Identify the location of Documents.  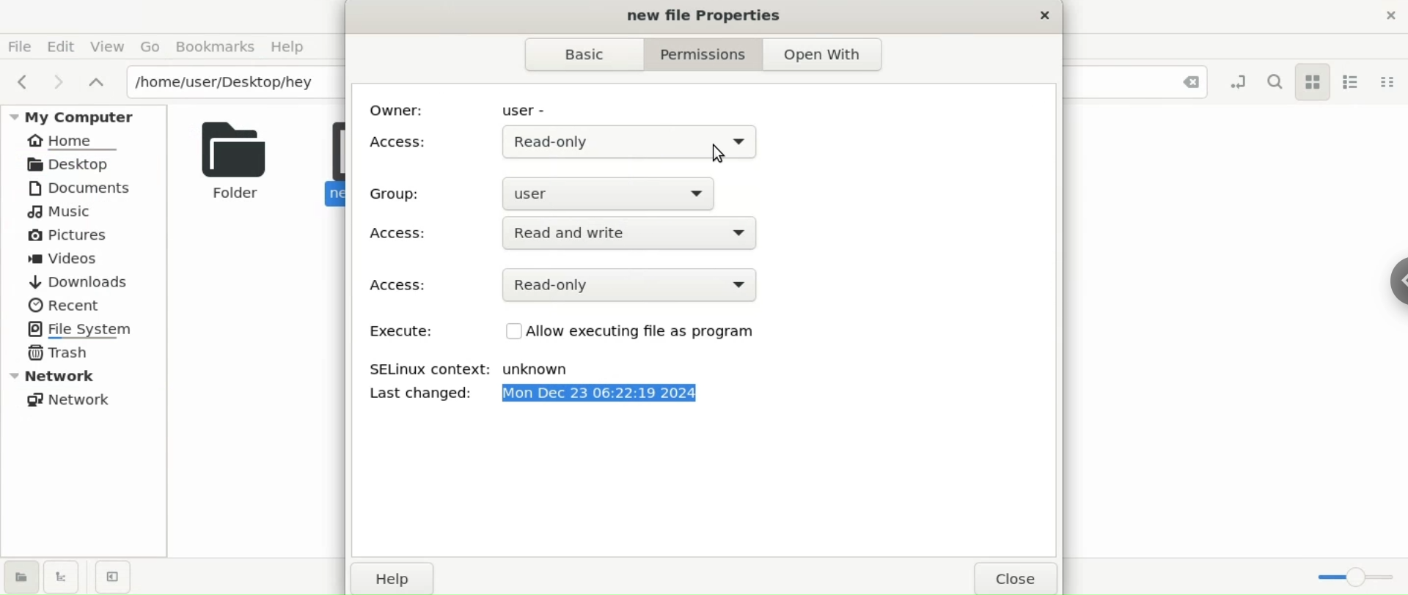
(87, 188).